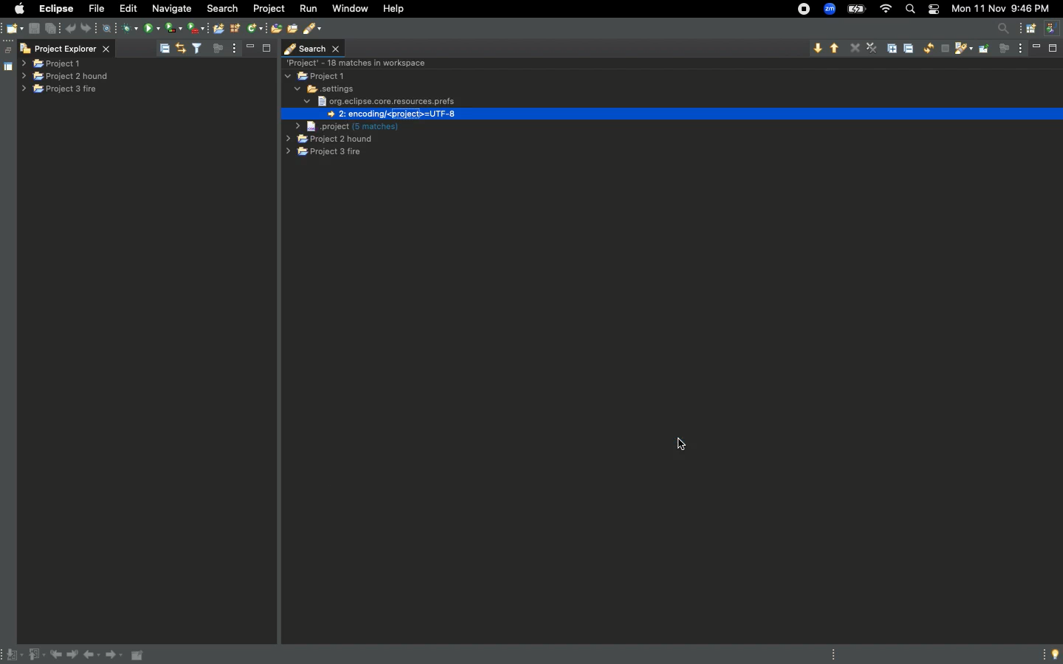 This screenshot has height=664, width=1063. Describe the element at coordinates (15, 27) in the screenshot. I see `new` at that location.